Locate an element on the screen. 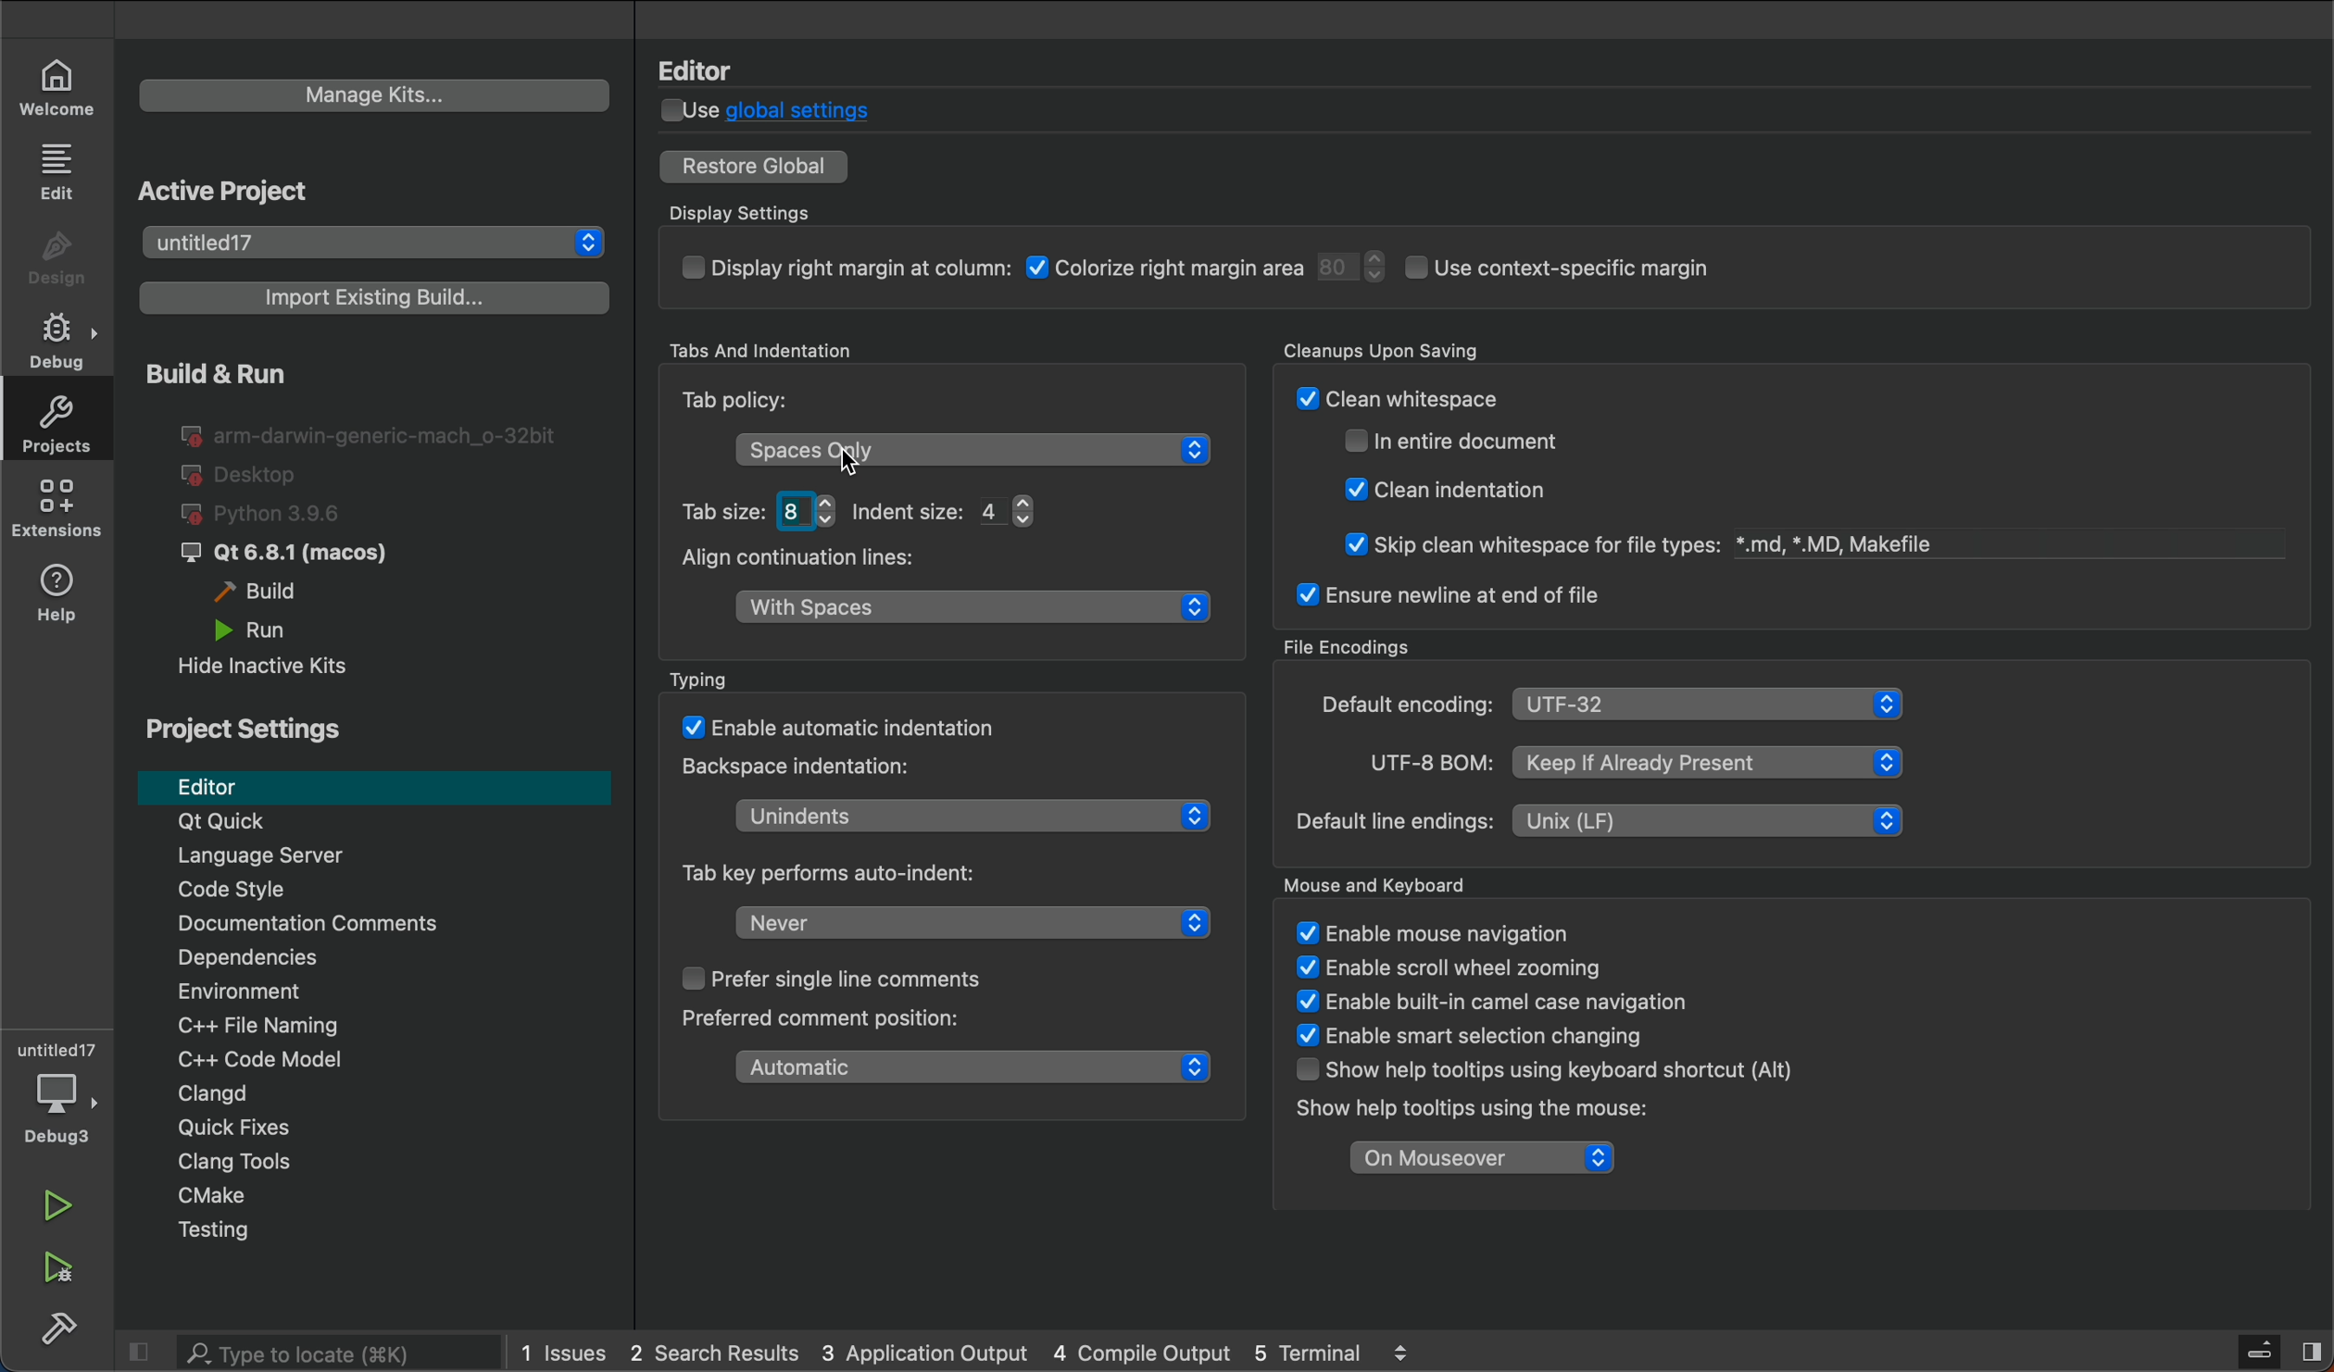  qt6.8.1 macos is located at coordinates (282, 553).